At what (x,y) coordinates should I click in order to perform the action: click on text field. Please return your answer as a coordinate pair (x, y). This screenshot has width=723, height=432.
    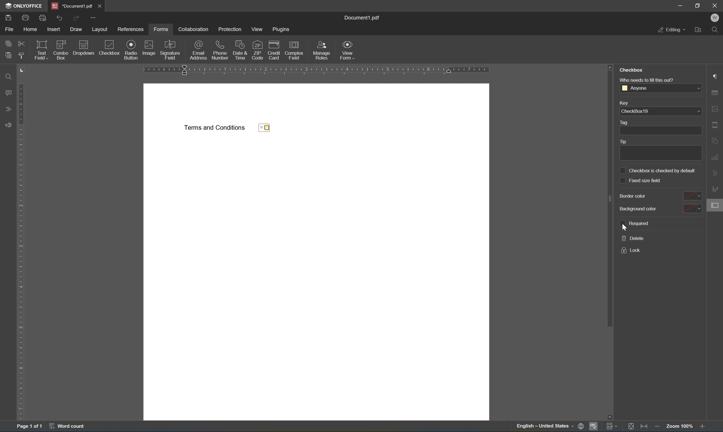
    Looking at the image, I should click on (41, 50).